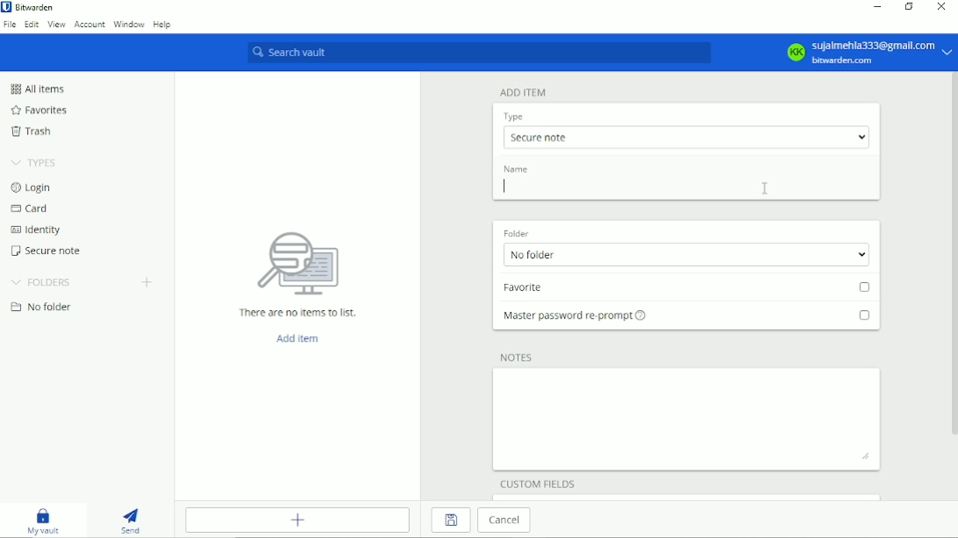  What do you see at coordinates (688, 419) in the screenshot?
I see `Add notes` at bounding box center [688, 419].